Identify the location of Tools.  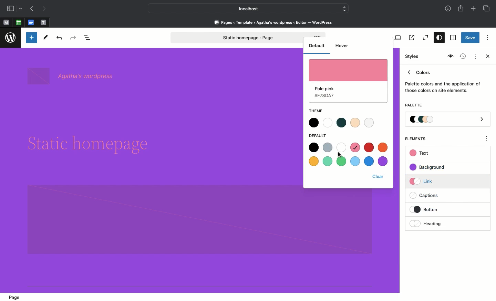
(46, 39).